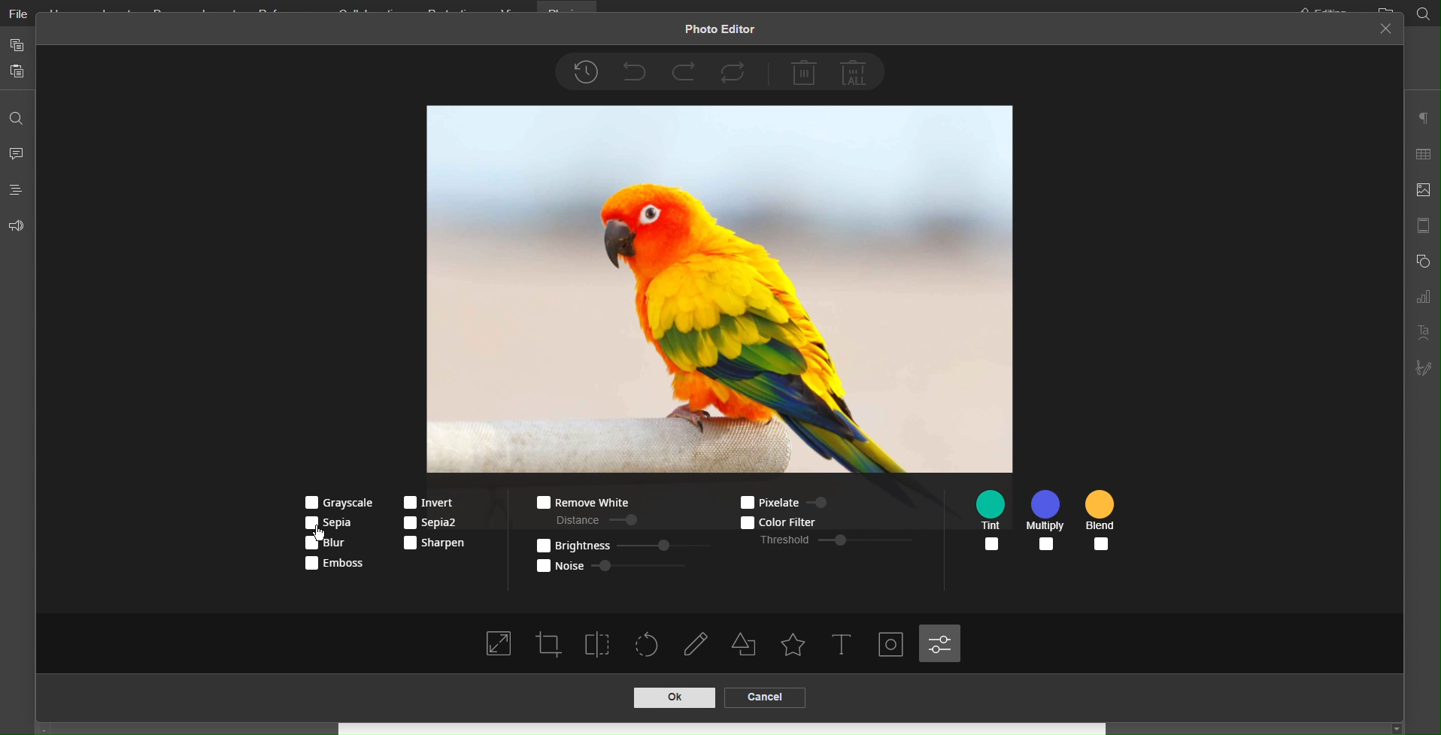 Image resolution: width=1441 pixels, height=735 pixels. Describe the element at coordinates (736, 71) in the screenshot. I see `Refresh` at that location.